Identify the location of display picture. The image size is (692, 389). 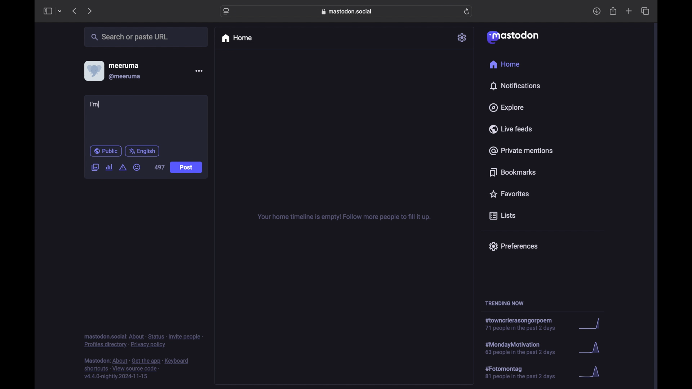
(93, 71).